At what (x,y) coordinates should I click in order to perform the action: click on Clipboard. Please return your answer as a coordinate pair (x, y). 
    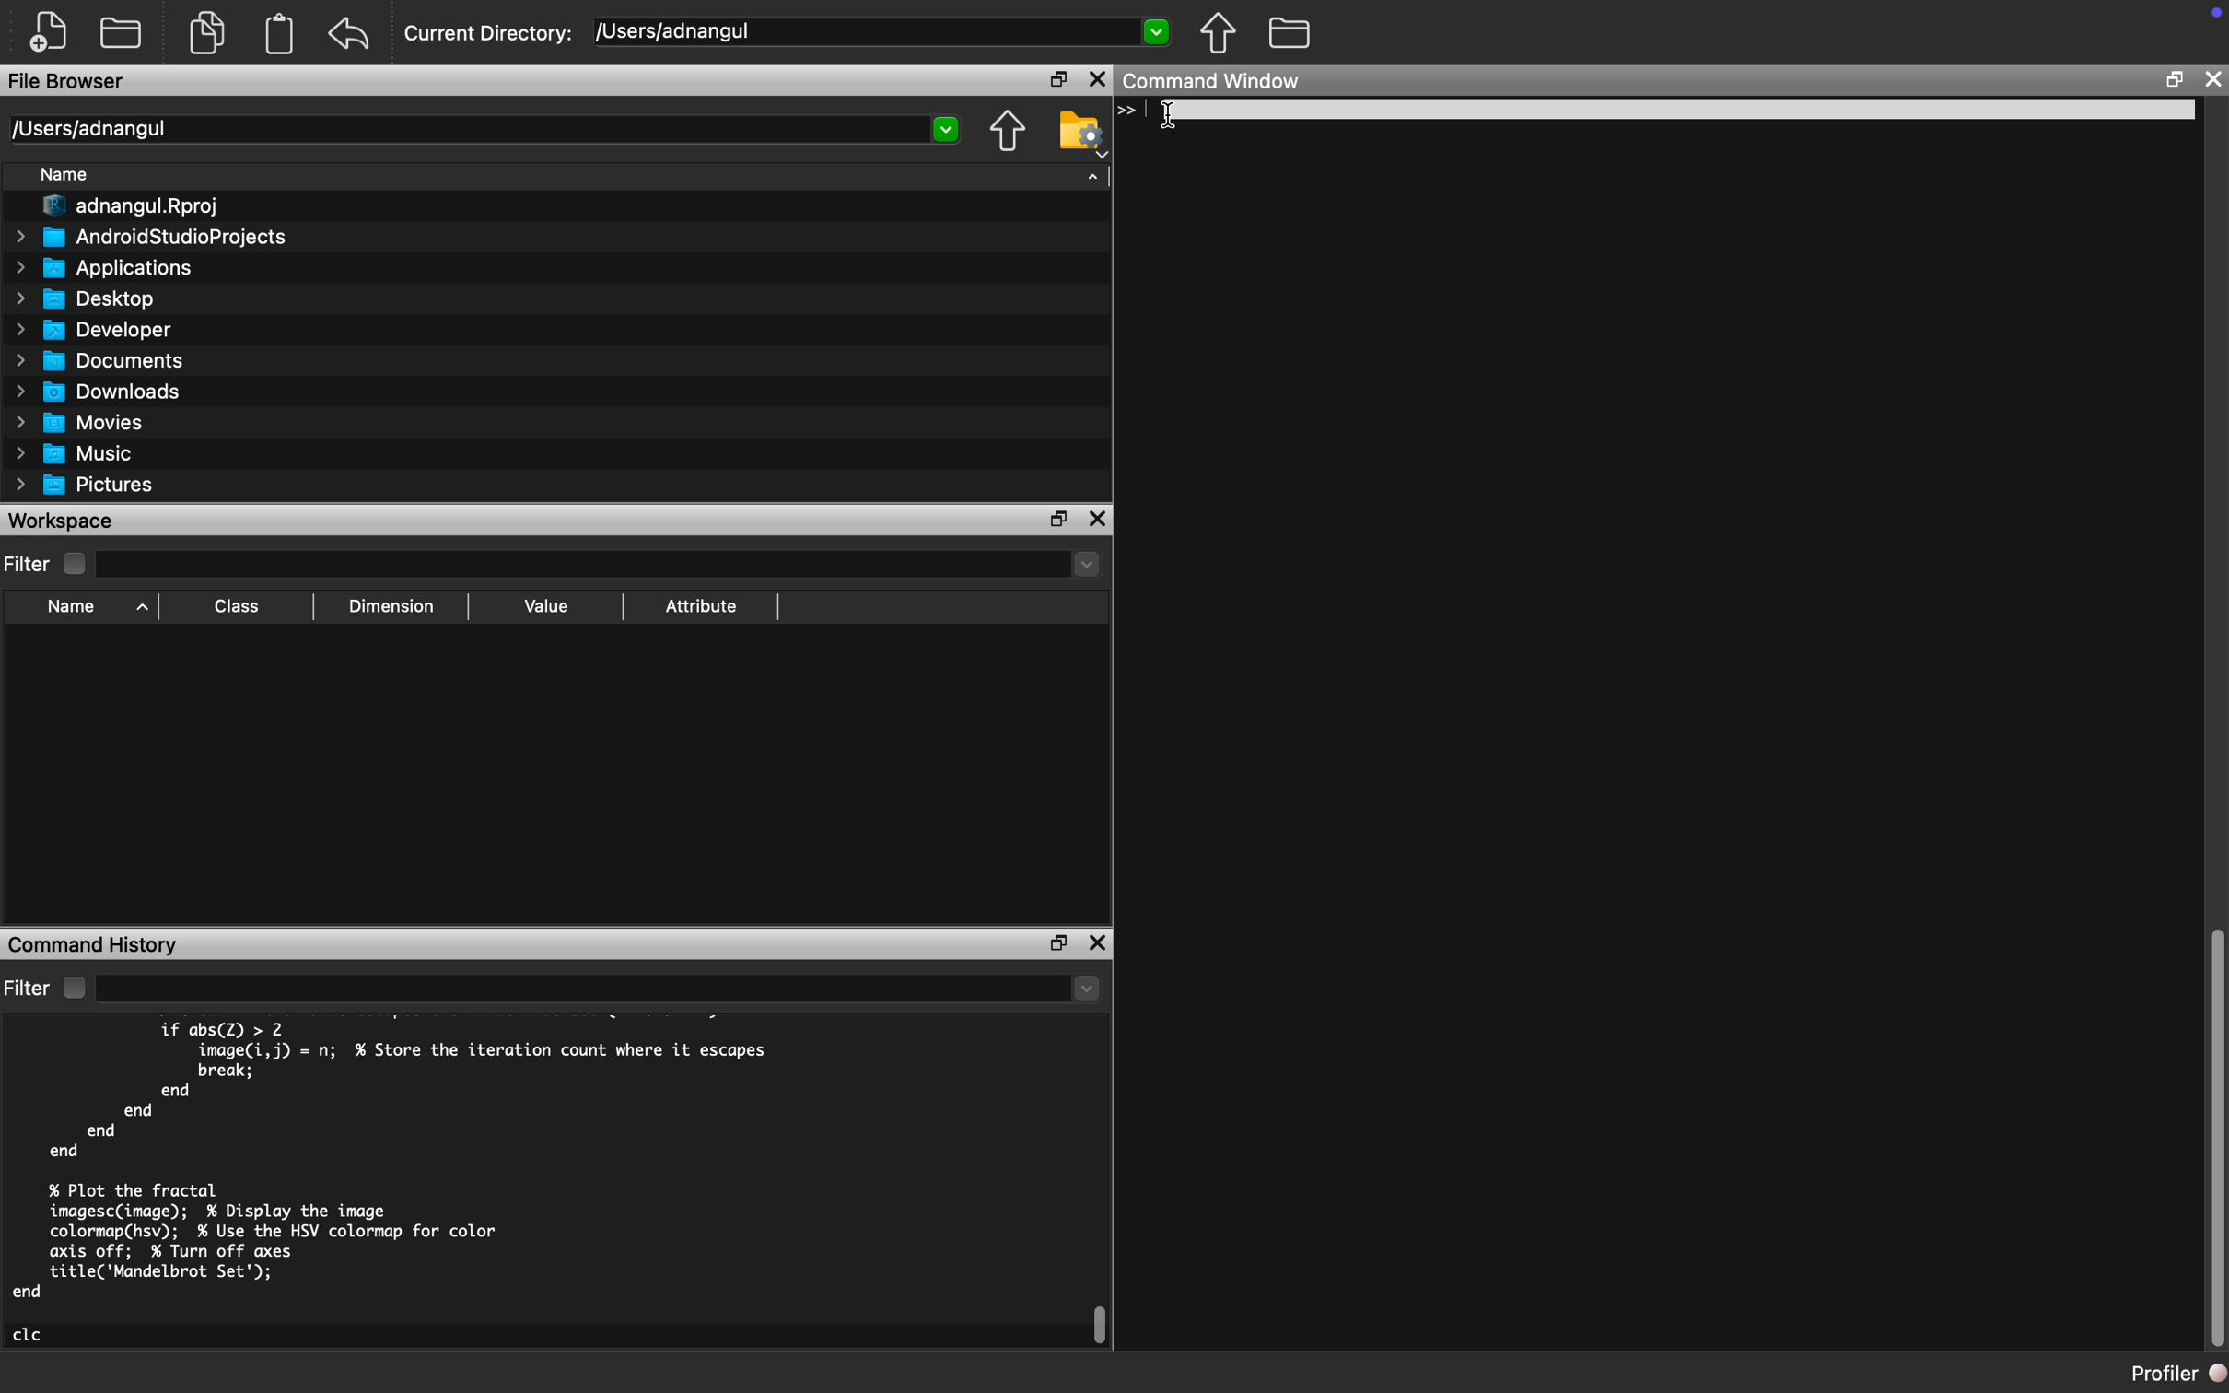
    Looking at the image, I should click on (280, 39).